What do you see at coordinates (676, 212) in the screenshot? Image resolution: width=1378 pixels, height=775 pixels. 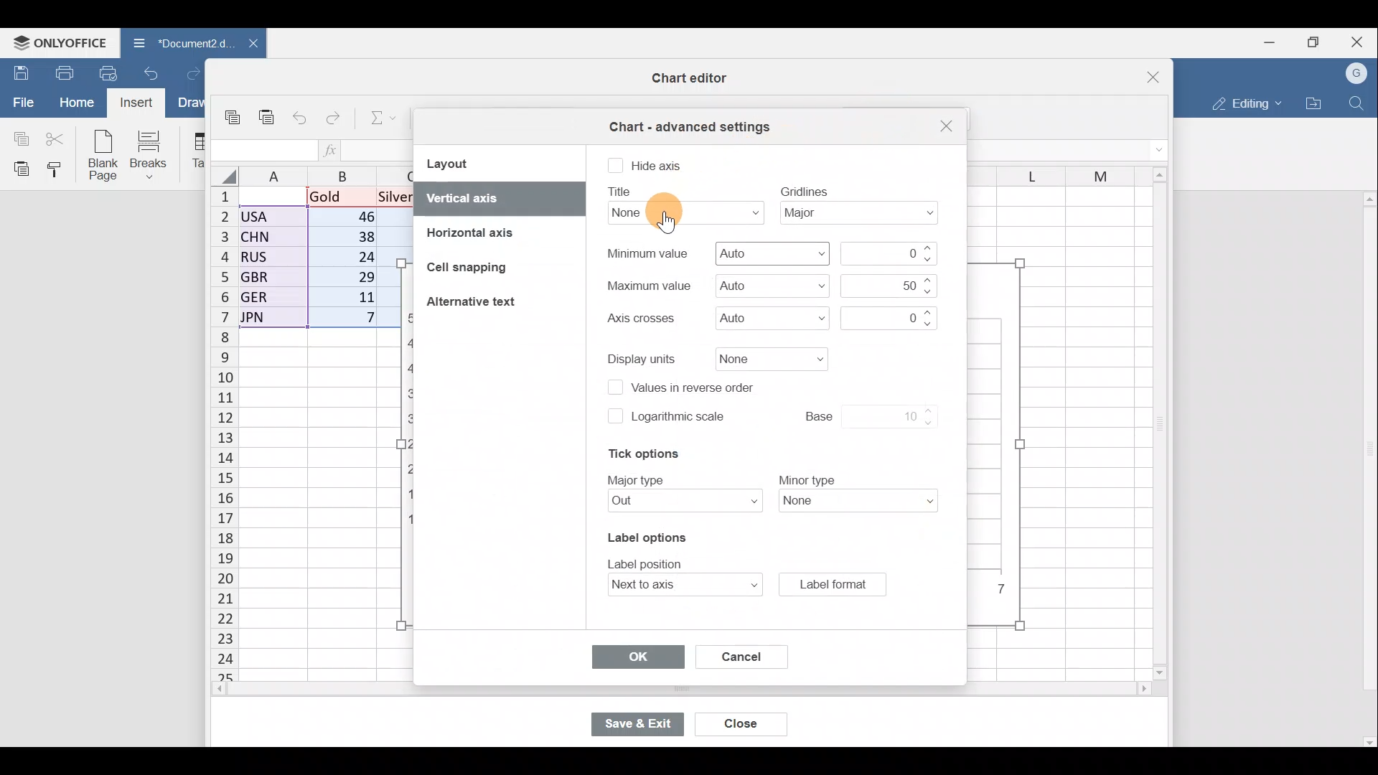 I see `Title` at bounding box center [676, 212].